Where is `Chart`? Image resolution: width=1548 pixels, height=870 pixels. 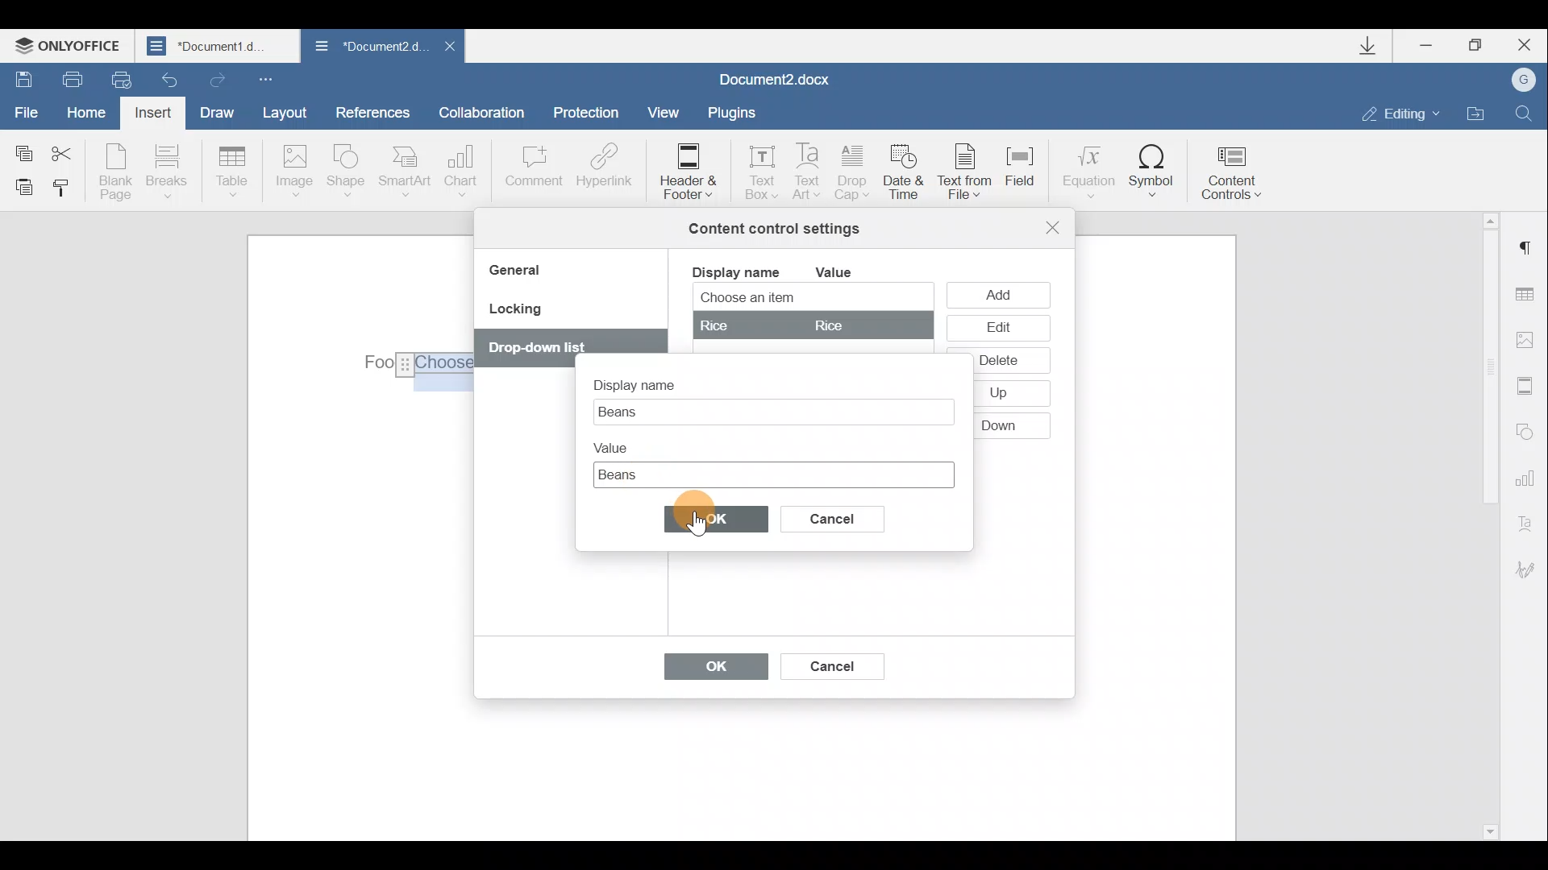 Chart is located at coordinates (464, 171).